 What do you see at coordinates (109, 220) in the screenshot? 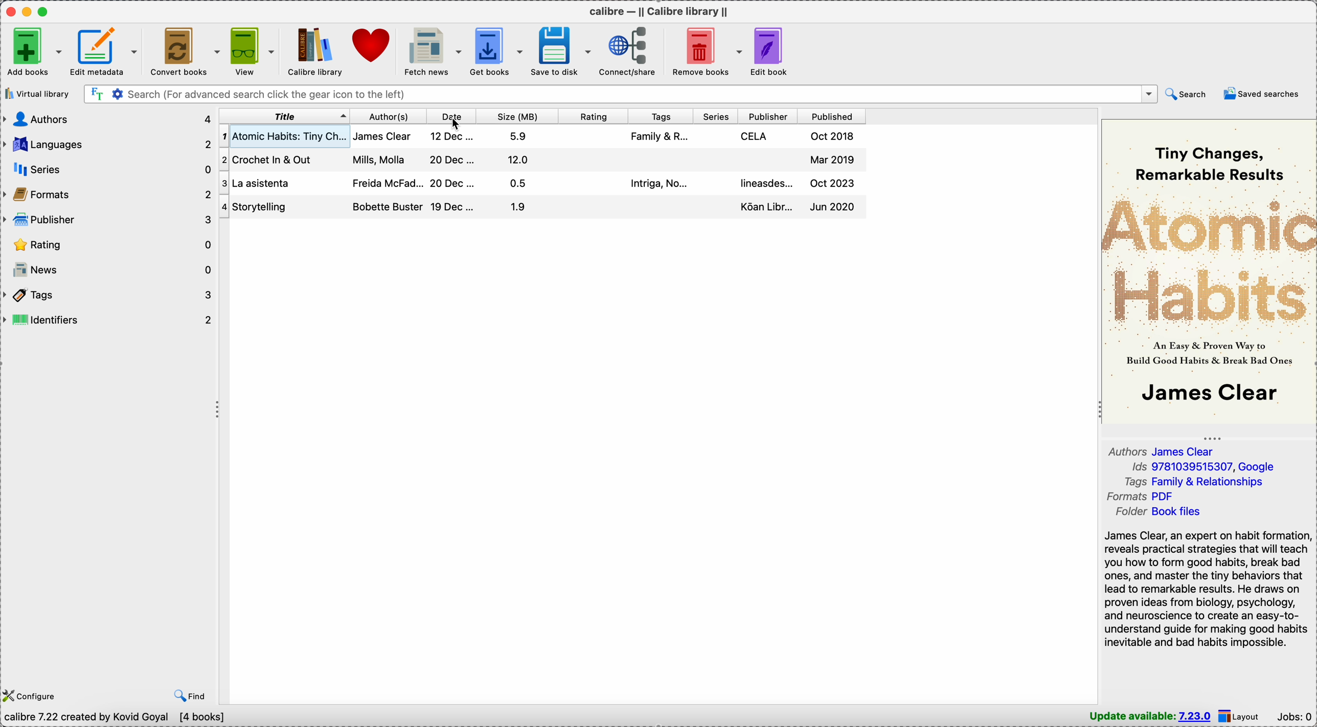
I see `publisher` at bounding box center [109, 220].